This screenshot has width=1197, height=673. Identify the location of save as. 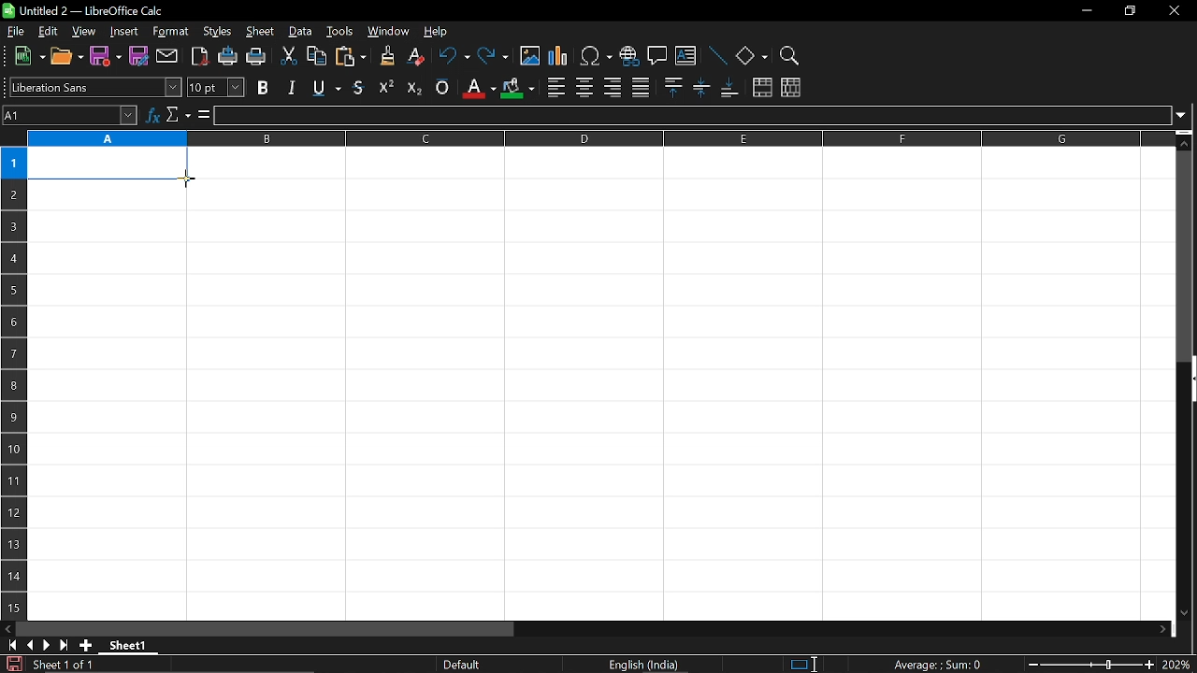
(138, 55).